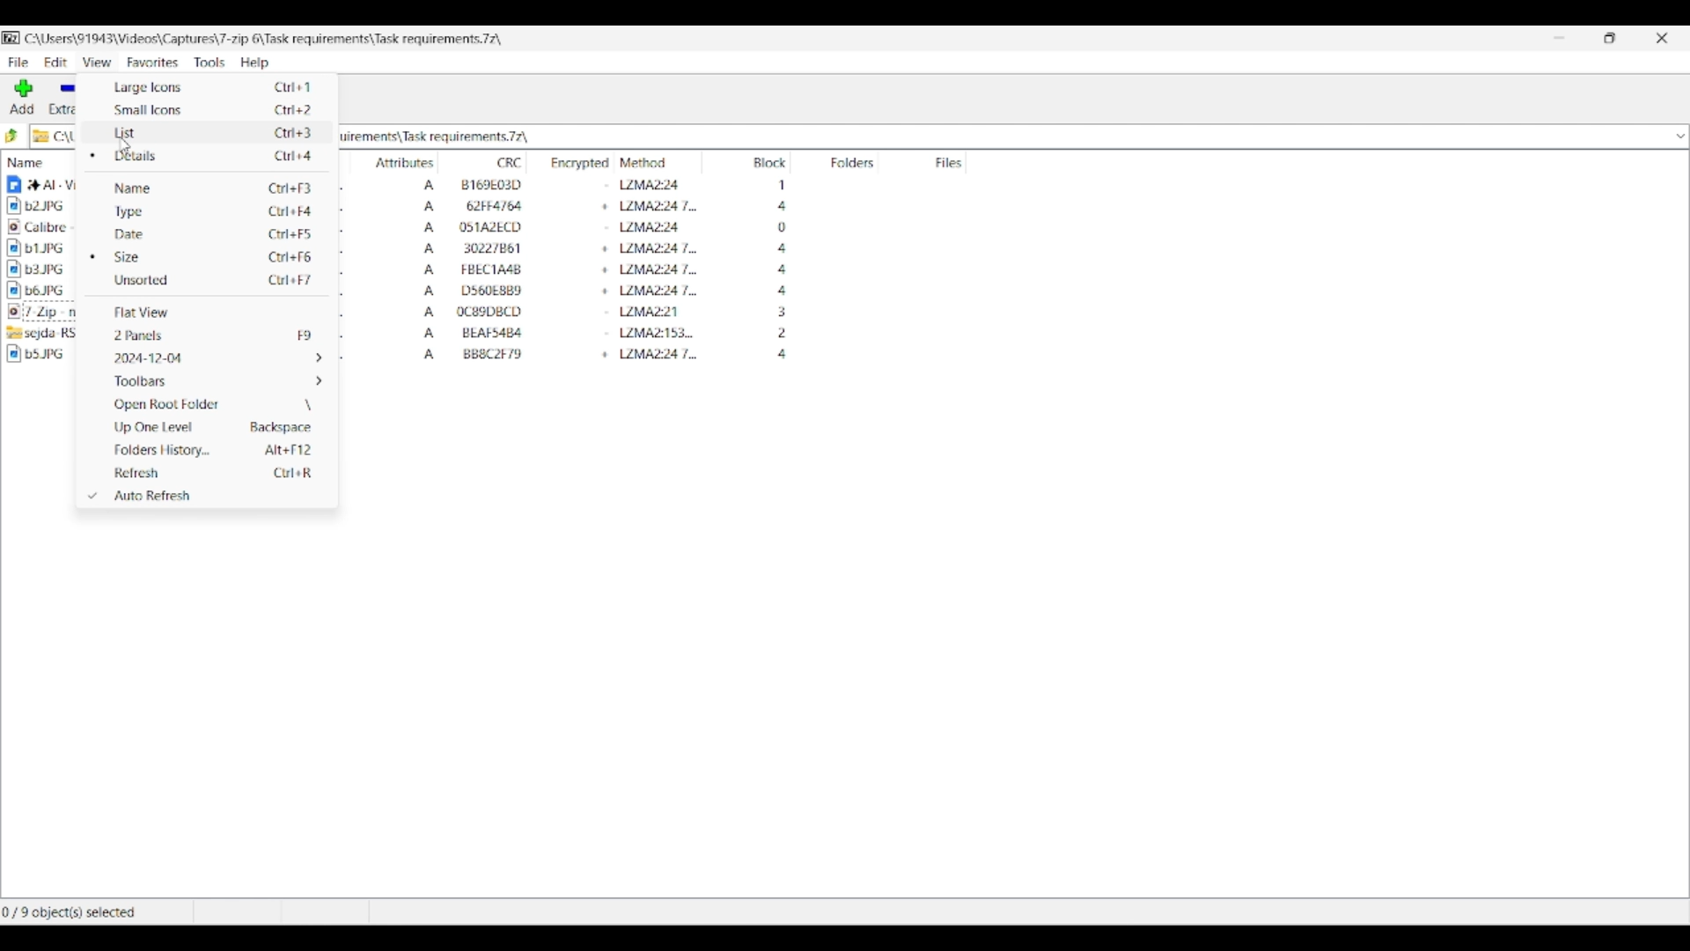  I want to click on Type, so click(214, 213).